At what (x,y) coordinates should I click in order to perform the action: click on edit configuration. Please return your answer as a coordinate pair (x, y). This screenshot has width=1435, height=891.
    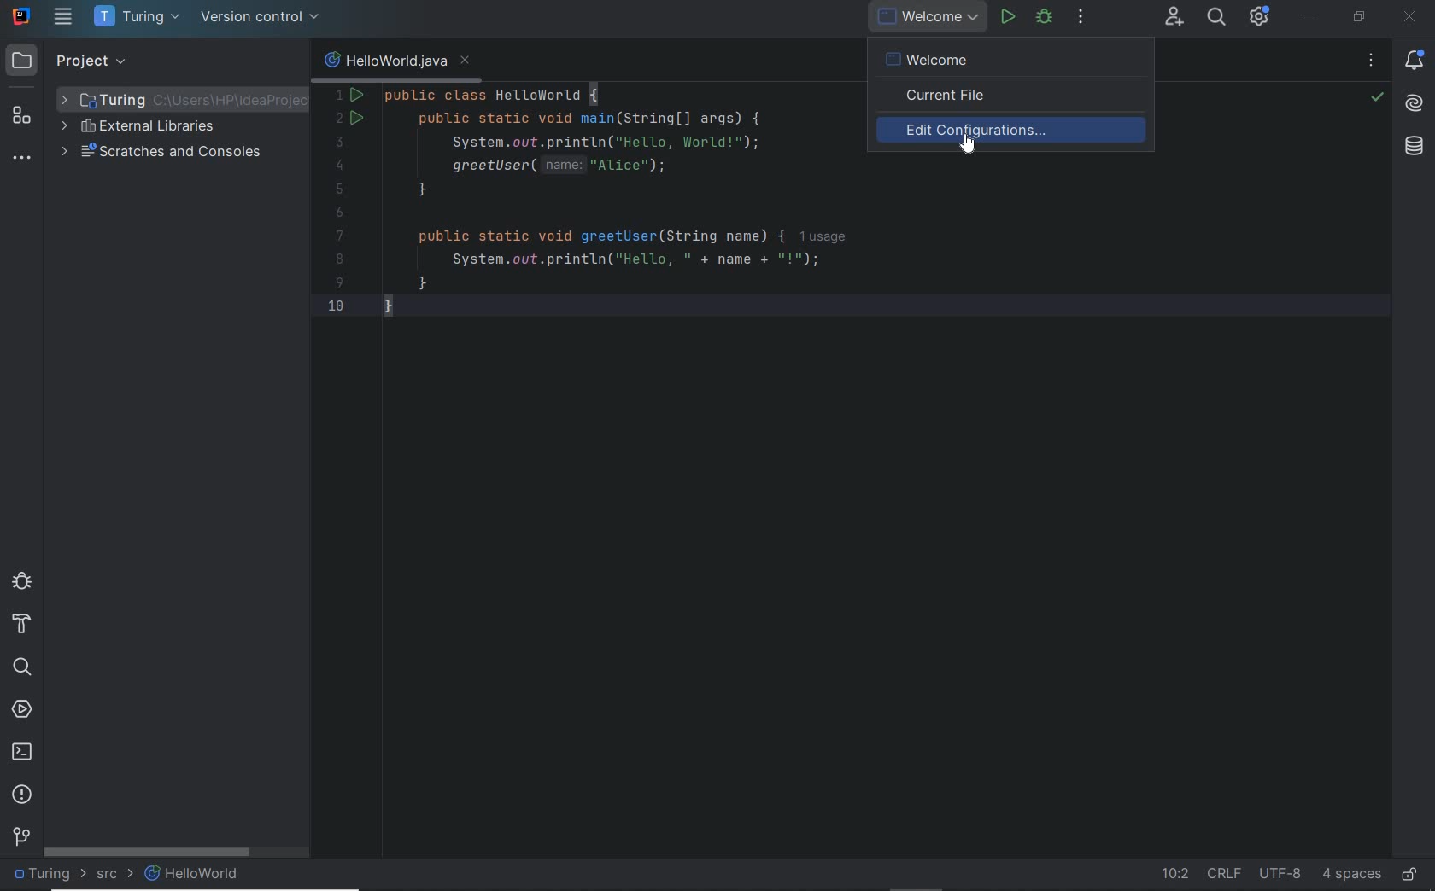
    Looking at the image, I should click on (1018, 129).